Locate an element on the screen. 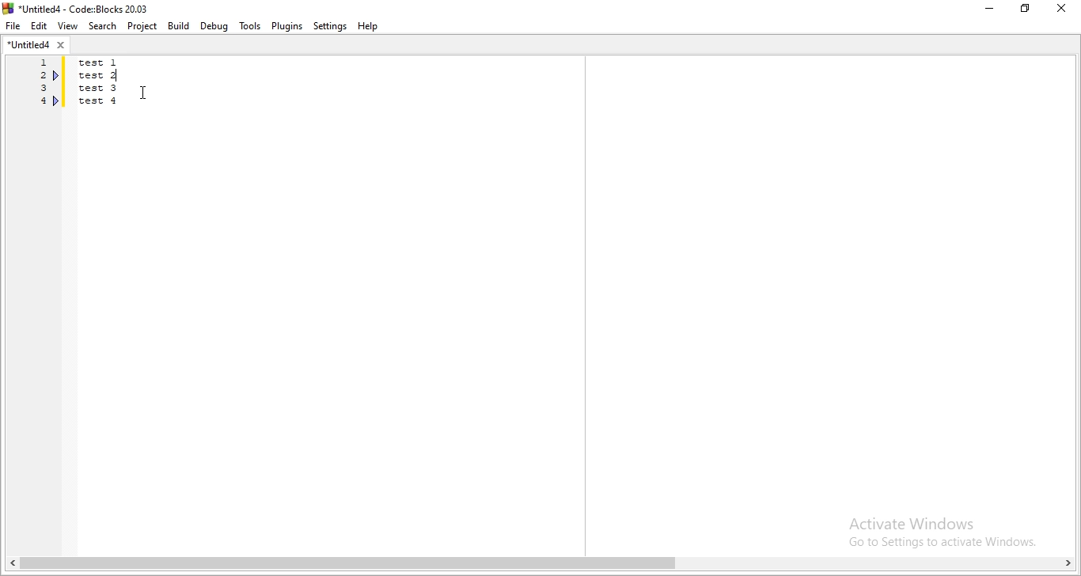 The height and width of the screenshot is (576, 1081). close is located at coordinates (1065, 9).